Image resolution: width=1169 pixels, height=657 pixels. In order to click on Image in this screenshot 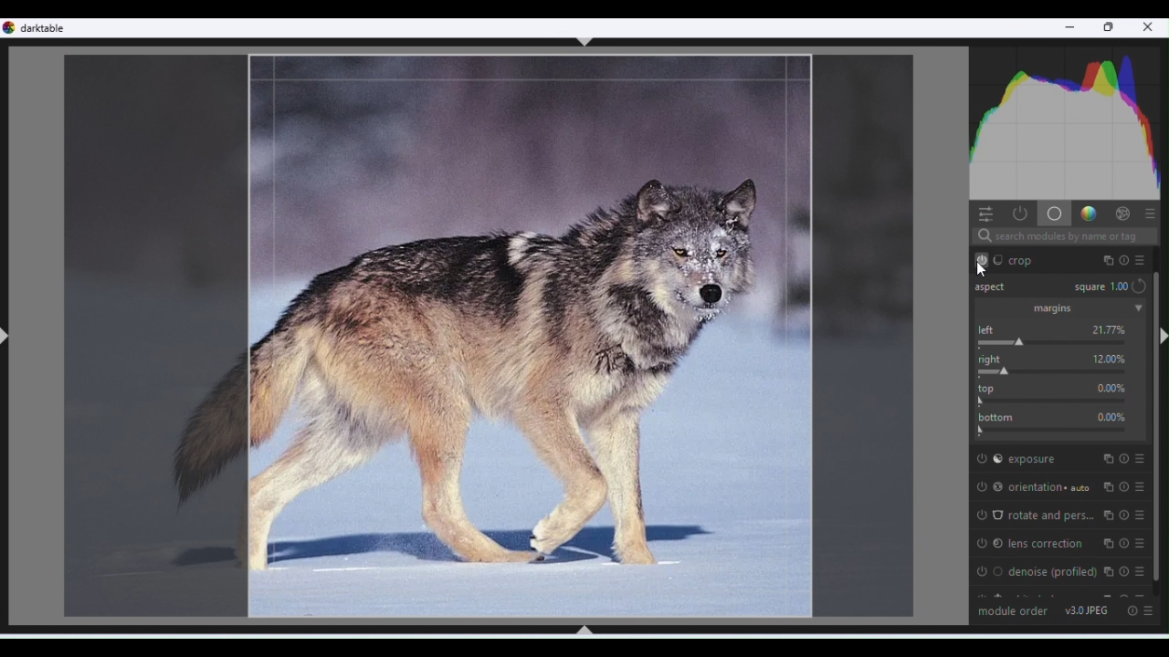, I will do `click(485, 336)`.